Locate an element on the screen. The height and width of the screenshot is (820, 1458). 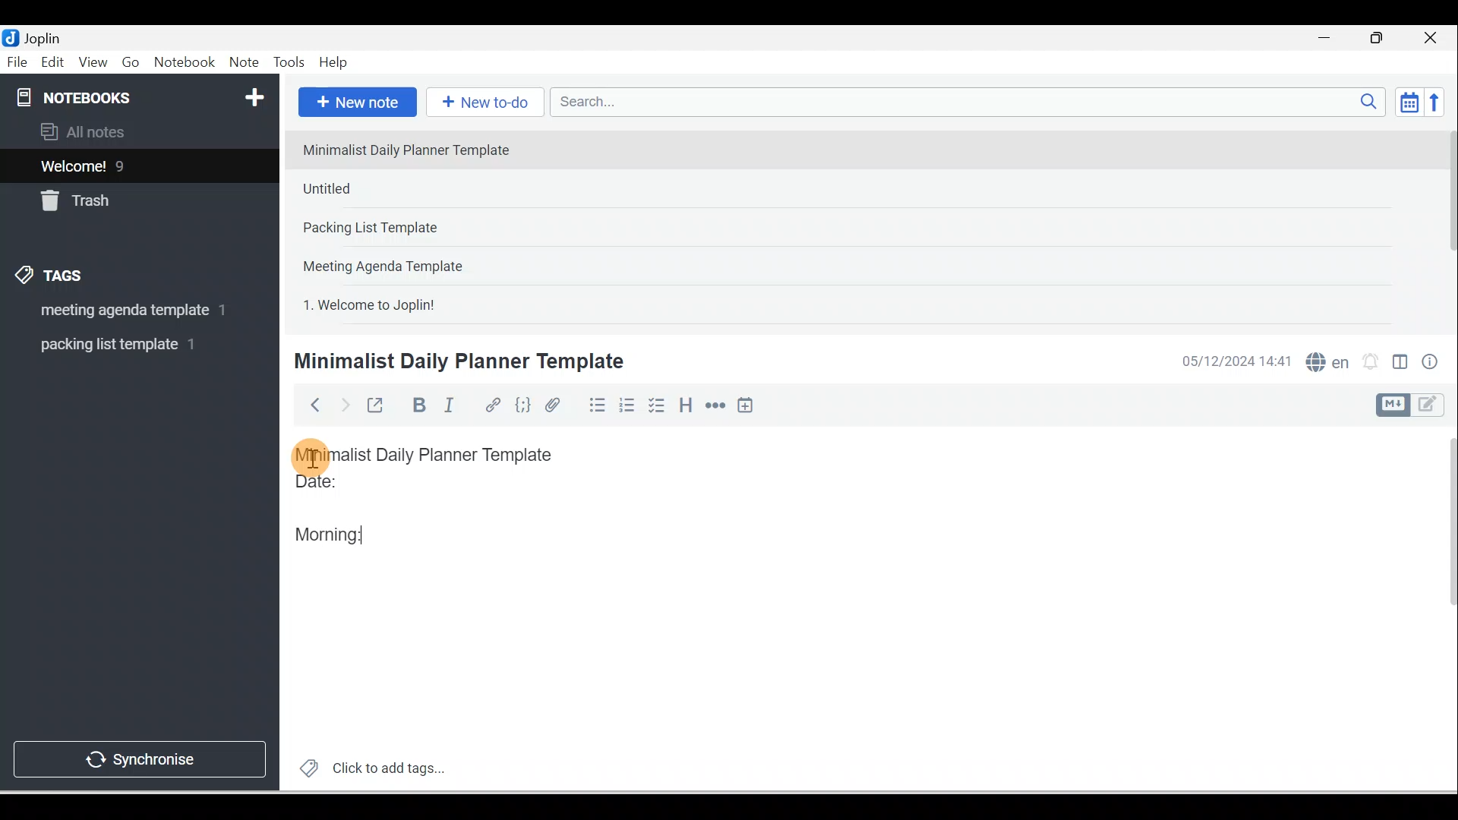
Tools is located at coordinates (289, 62).